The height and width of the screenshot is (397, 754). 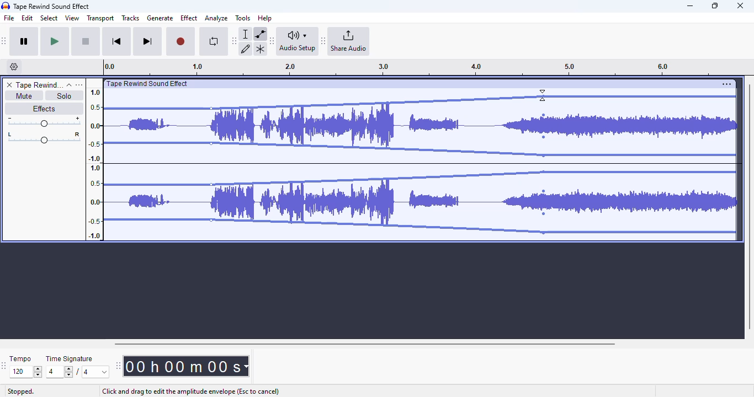 I want to click on effects, so click(x=44, y=108).